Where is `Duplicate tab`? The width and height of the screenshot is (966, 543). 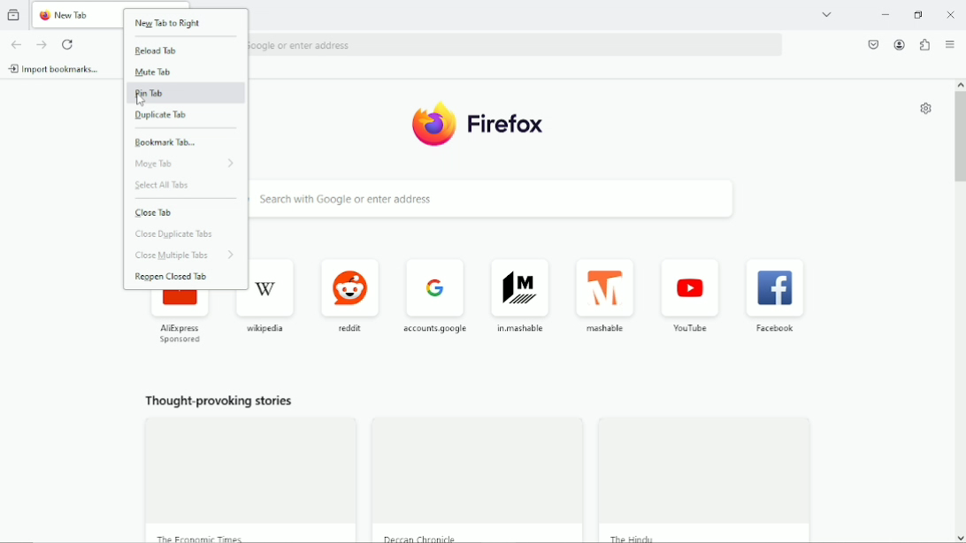
Duplicate tab is located at coordinates (164, 118).